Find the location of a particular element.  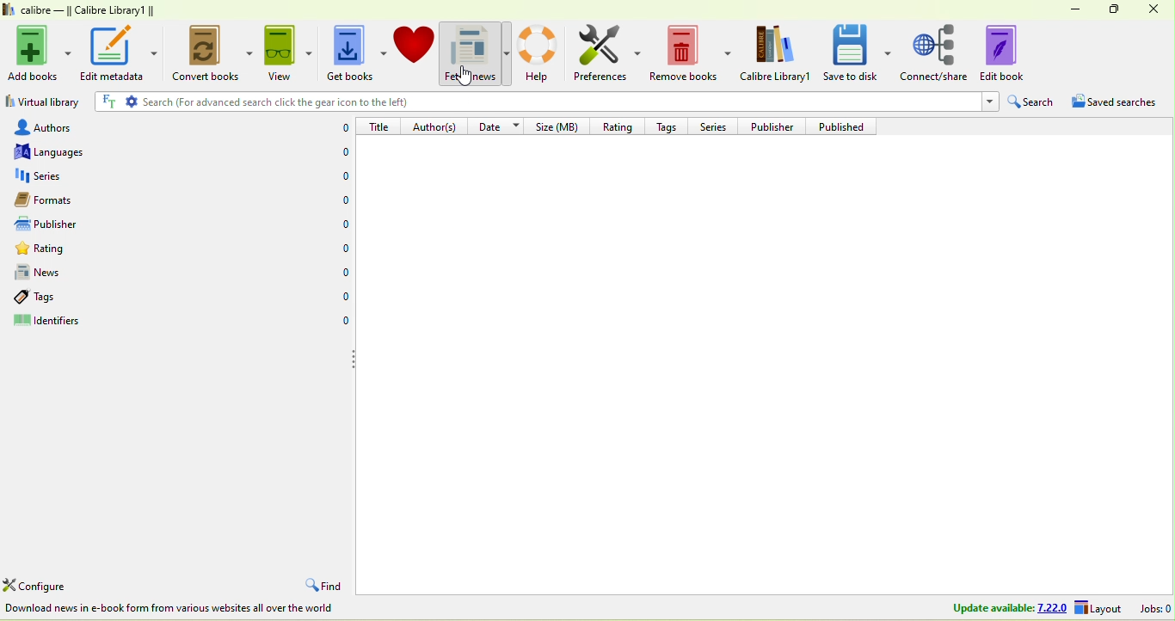

publisher is located at coordinates (776, 126).